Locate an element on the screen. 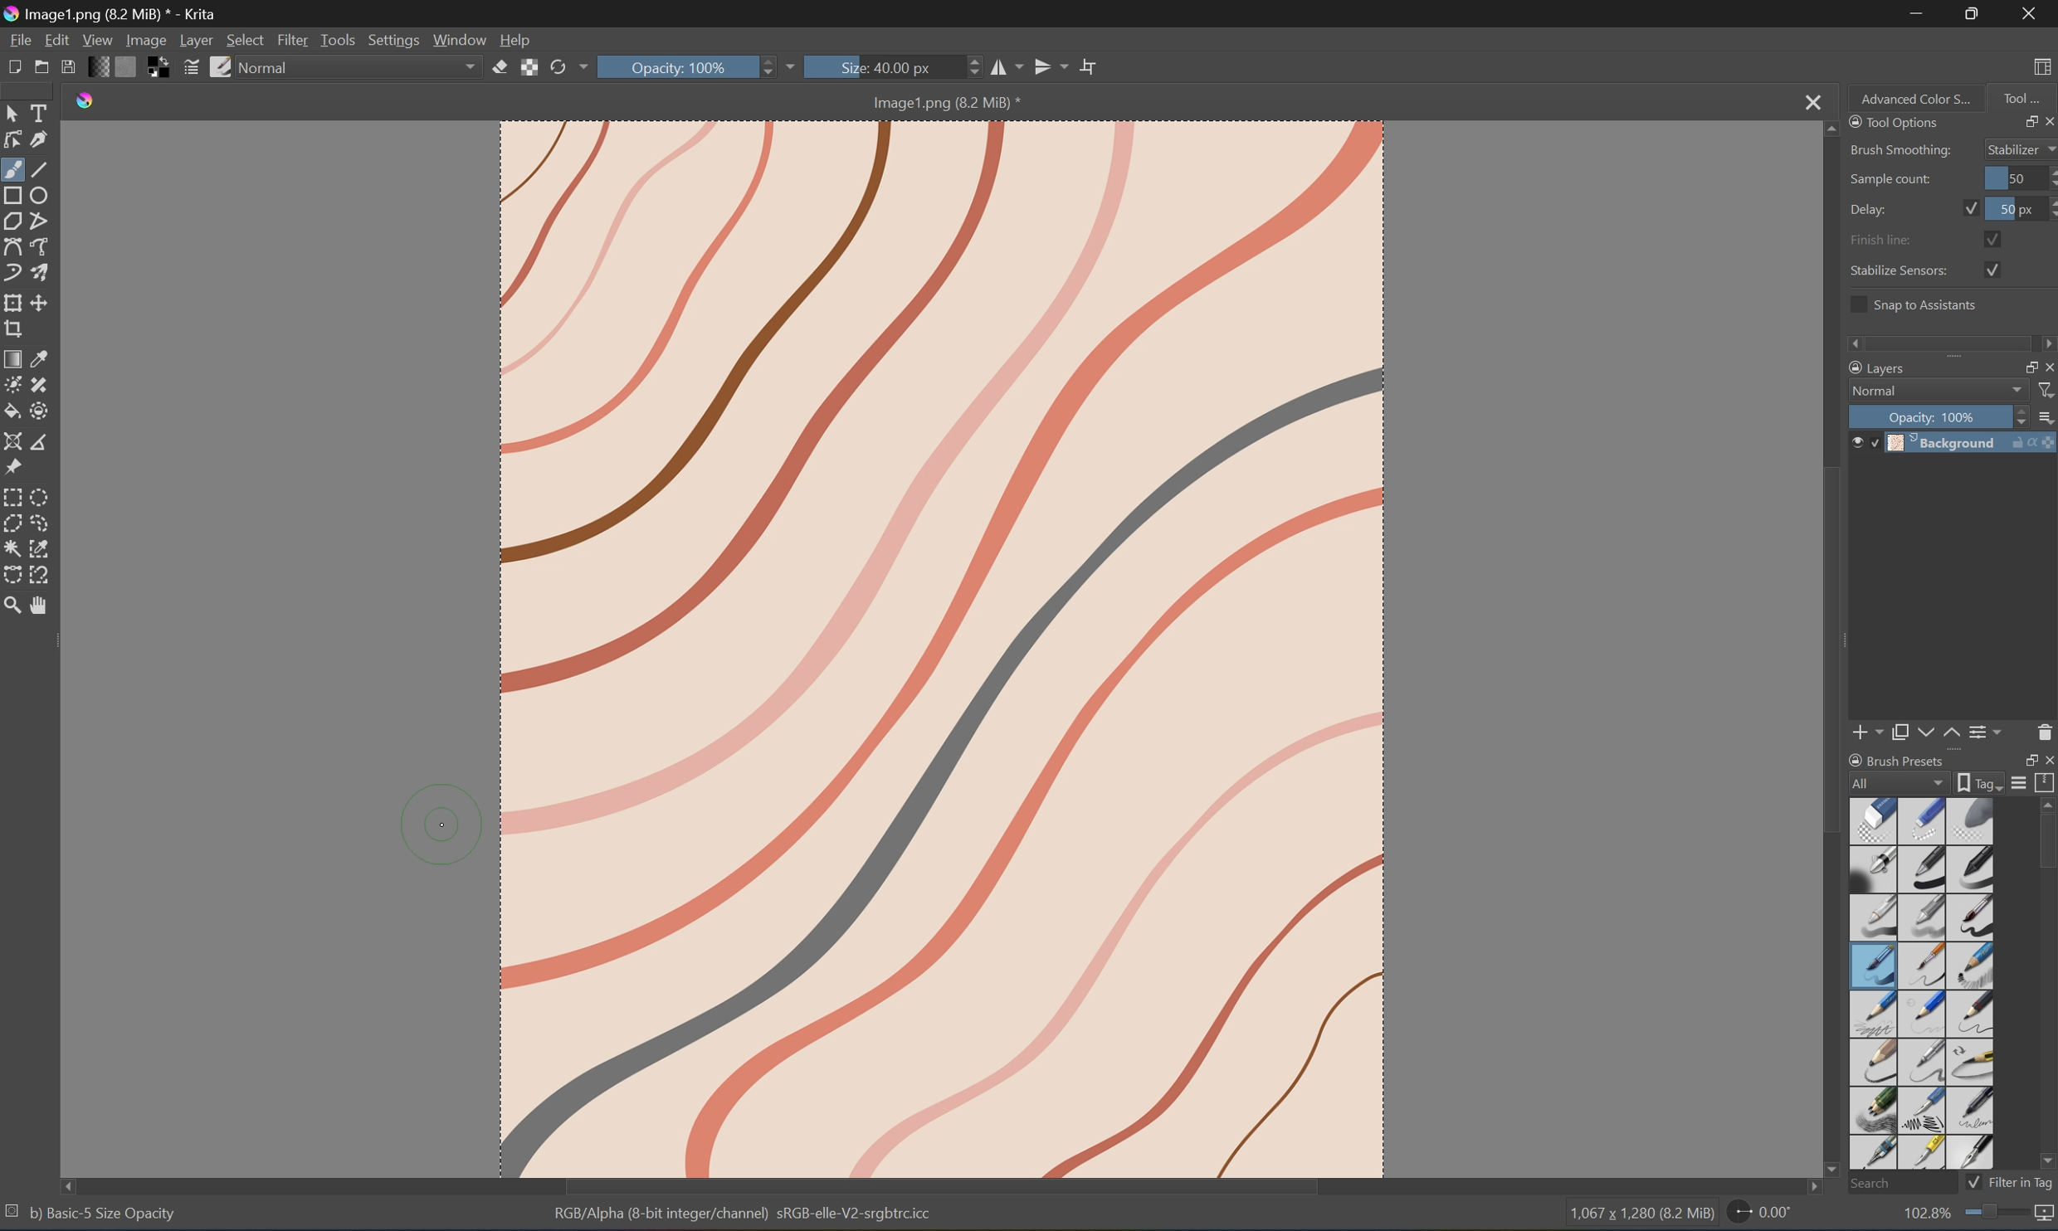 This screenshot has width=2058, height=1231. All is located at coordinates (1899, 781).